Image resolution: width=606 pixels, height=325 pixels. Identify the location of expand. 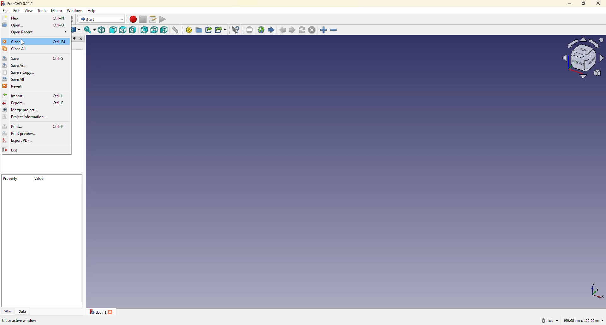
(74, 39).